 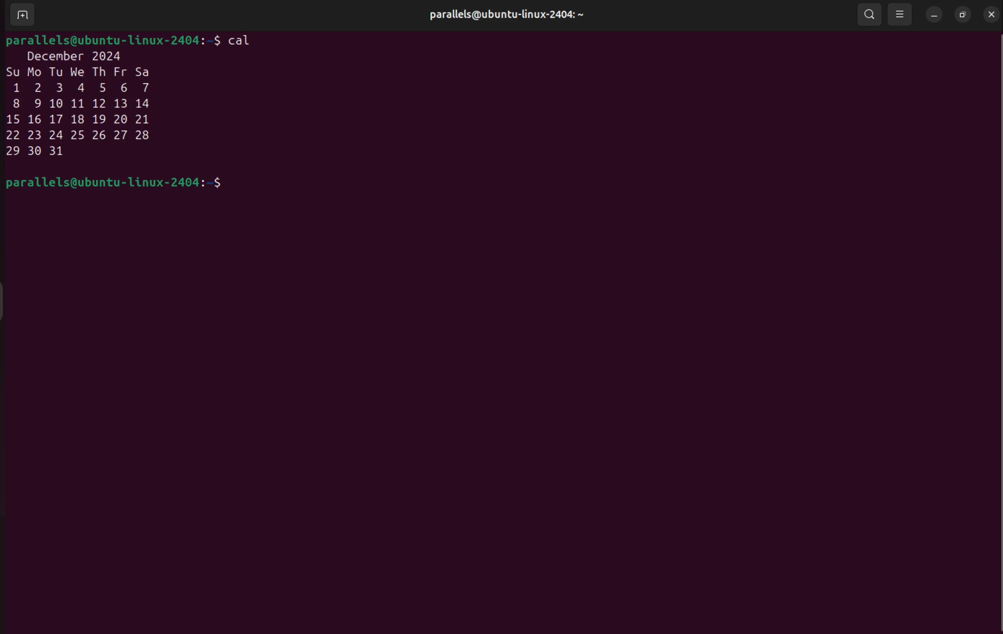 What do you see at coordinates (502, 17) in the screenshot?
I see `parallels@ubuntu-linux-2404: ~` at bounding box center [502, 17].